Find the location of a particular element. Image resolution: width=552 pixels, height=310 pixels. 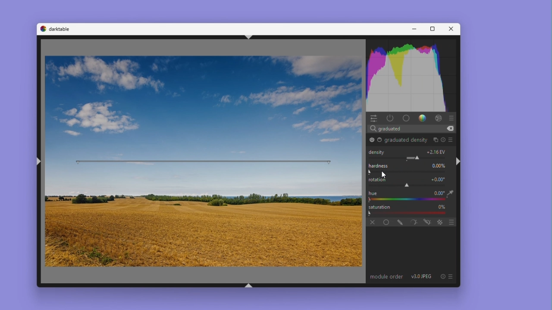

shift+ctrl+r  is located at coordinates (459, 161).